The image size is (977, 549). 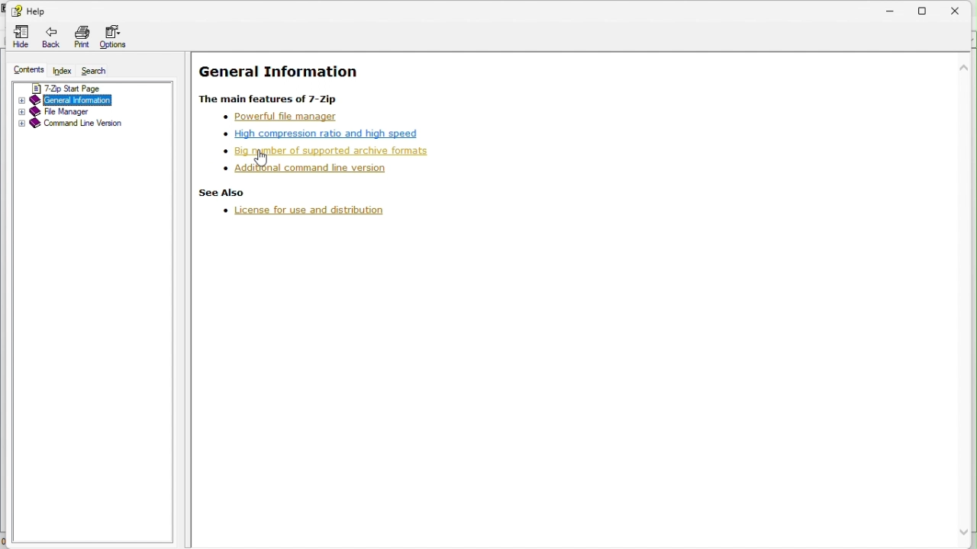 What do you see at coordinates (302, 116) in the screenshot?
I see `powerful file manager` at bounding box center [302, 116].